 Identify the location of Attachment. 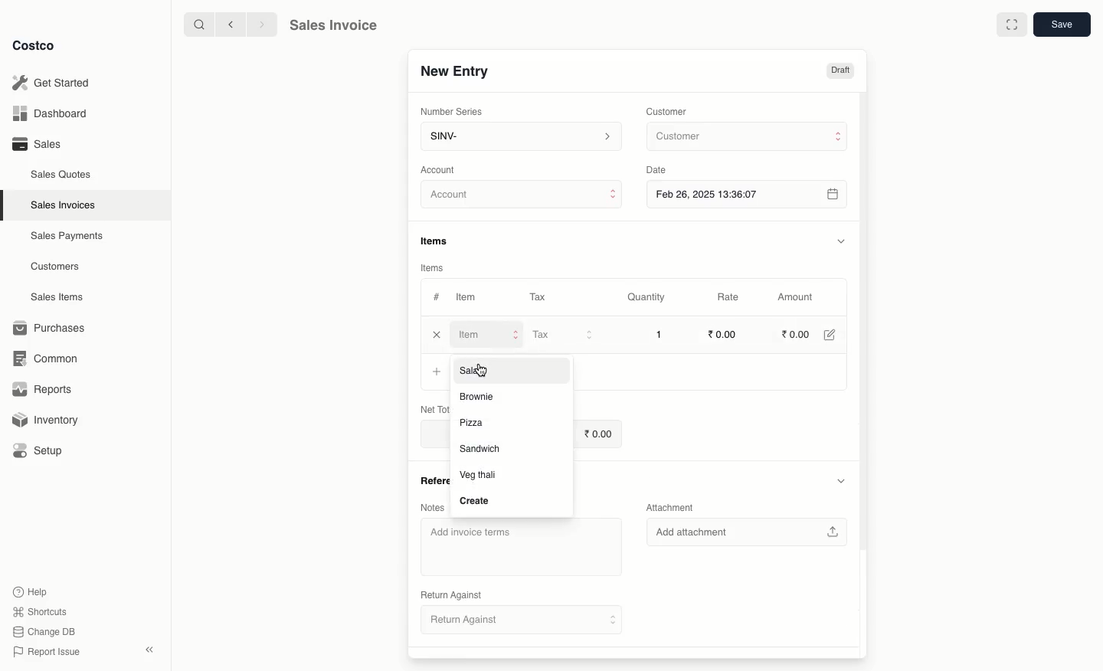
(668, 507).